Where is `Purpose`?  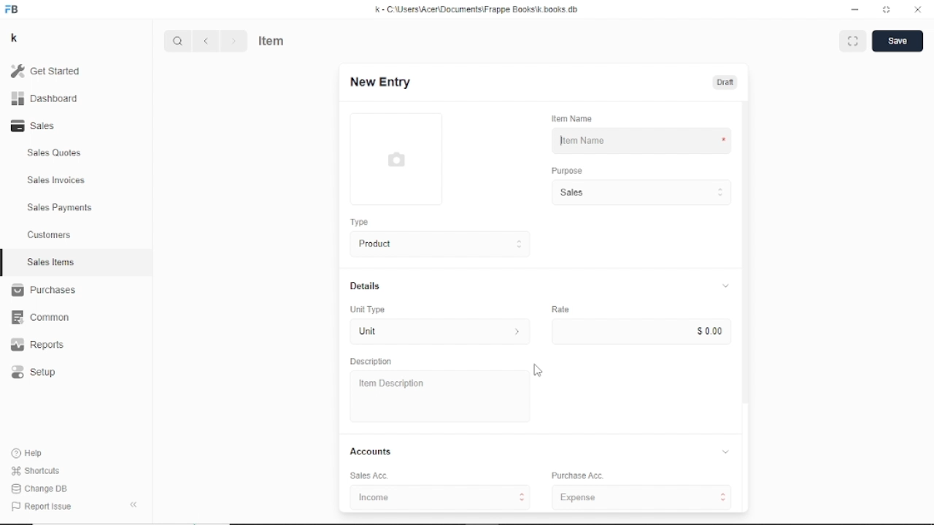
Purpose is located at coordinates (566, 170).